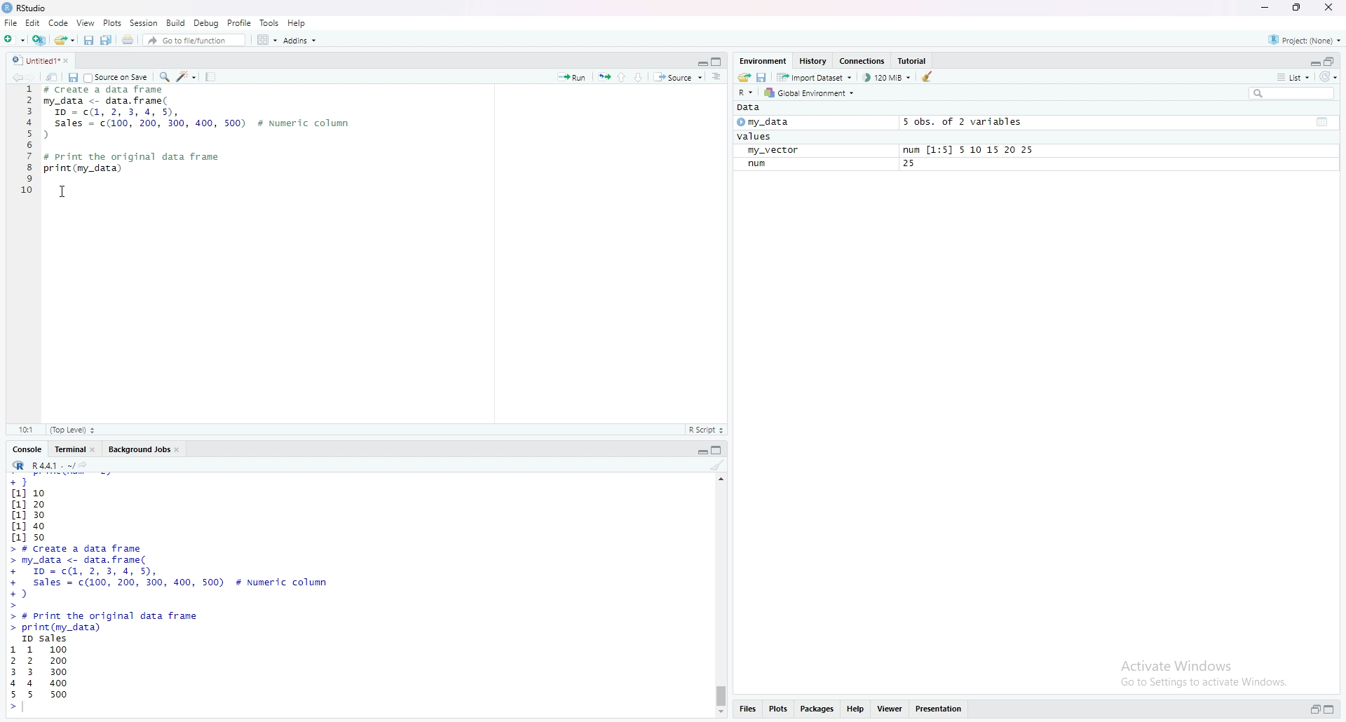 This screenshot has height=722, width=1346. Describe the element at coordinates (698, 451) in the screenshot. I see `minimize` at that location.